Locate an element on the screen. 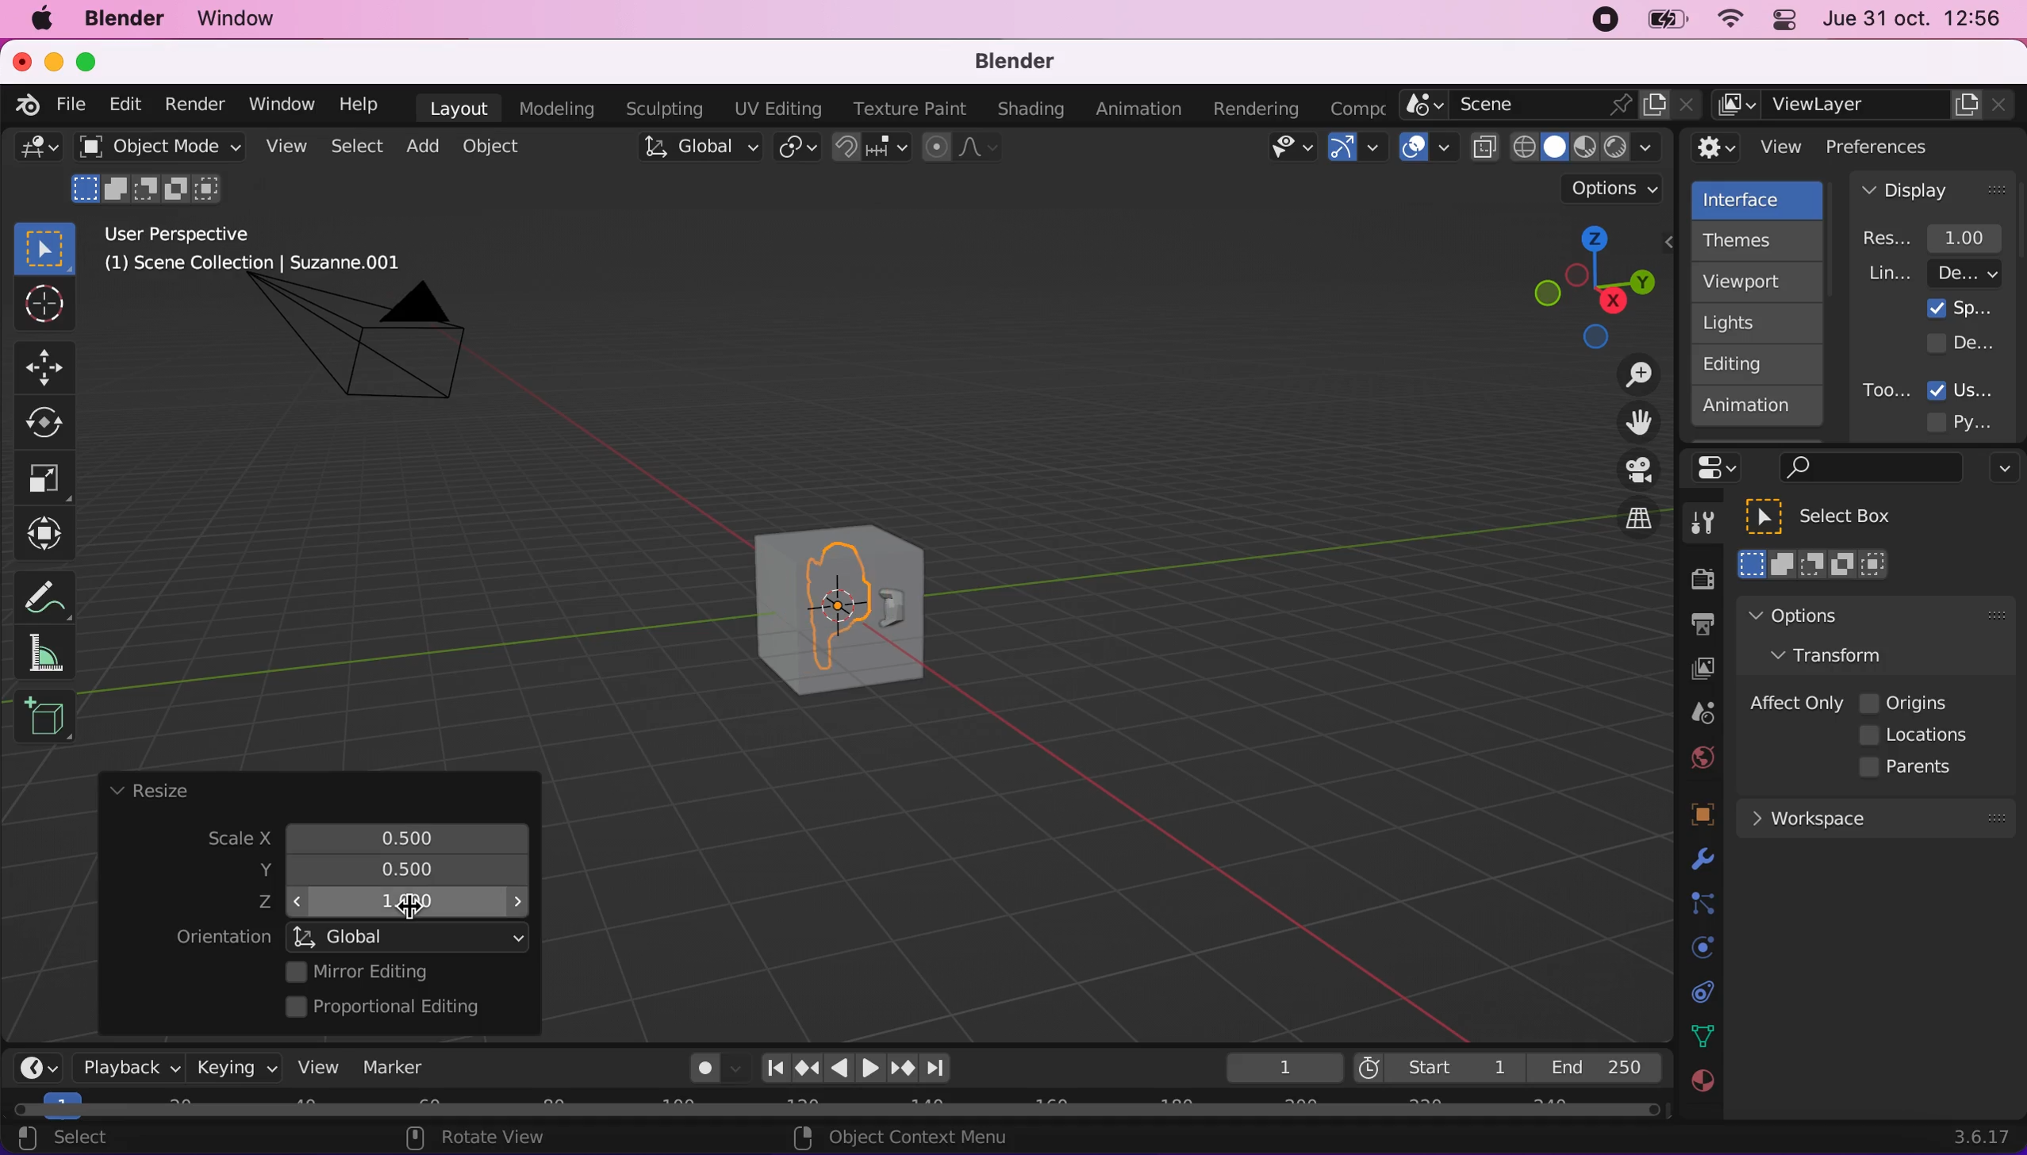 The width and height of the screenshot is (2027, 1155). file is located at coordinates (68, 105).